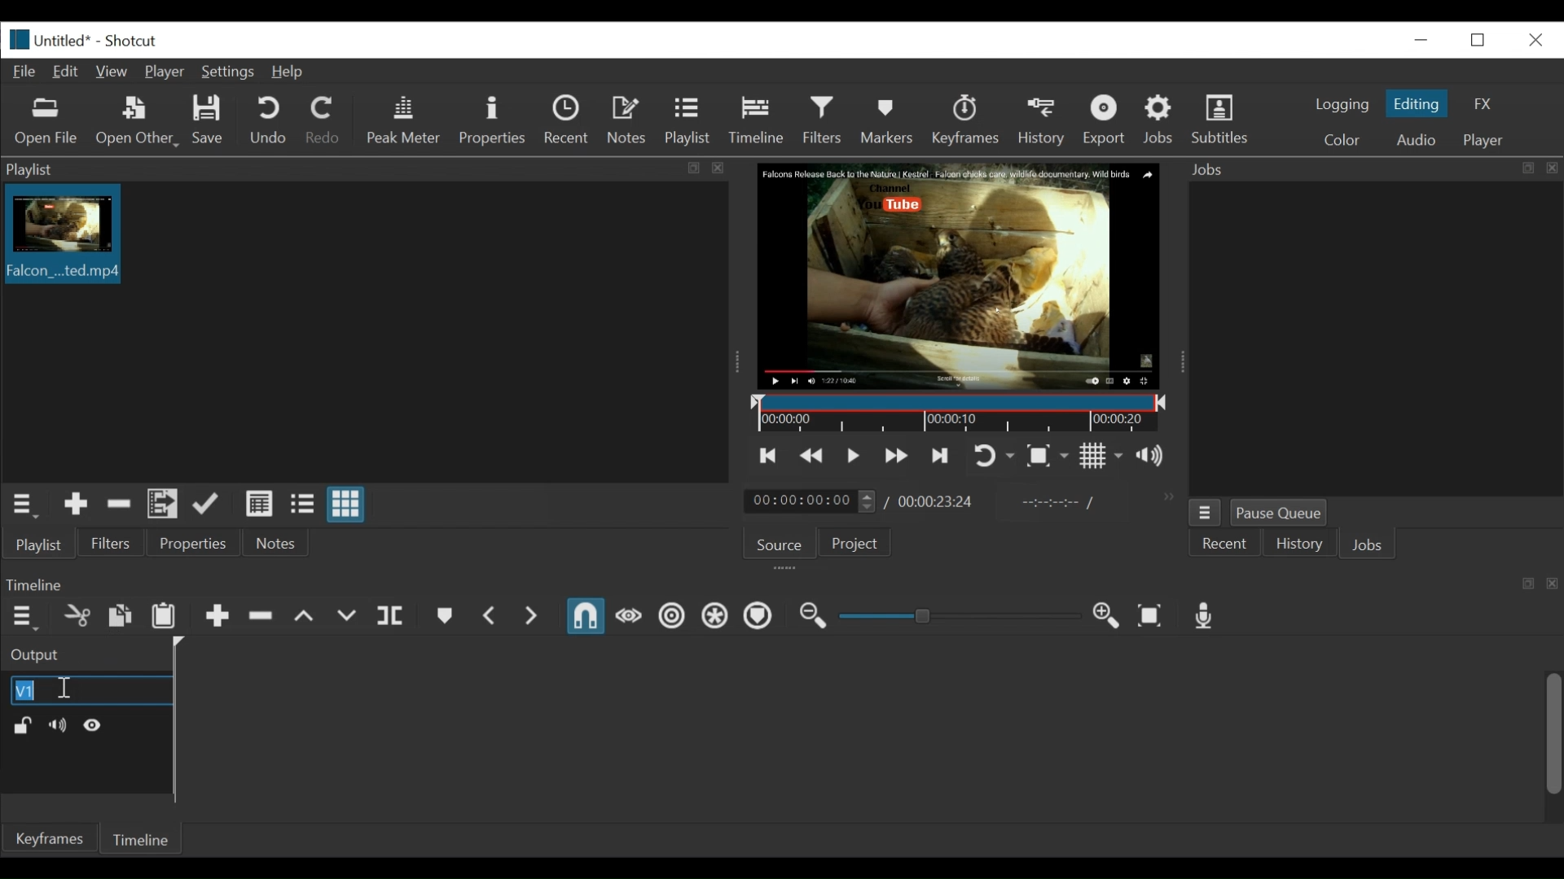 The height and width of the screenshot is (879, 1564). Describe the element at coordinates (305, 615) in the screenshot. I see `Lift` at that location.